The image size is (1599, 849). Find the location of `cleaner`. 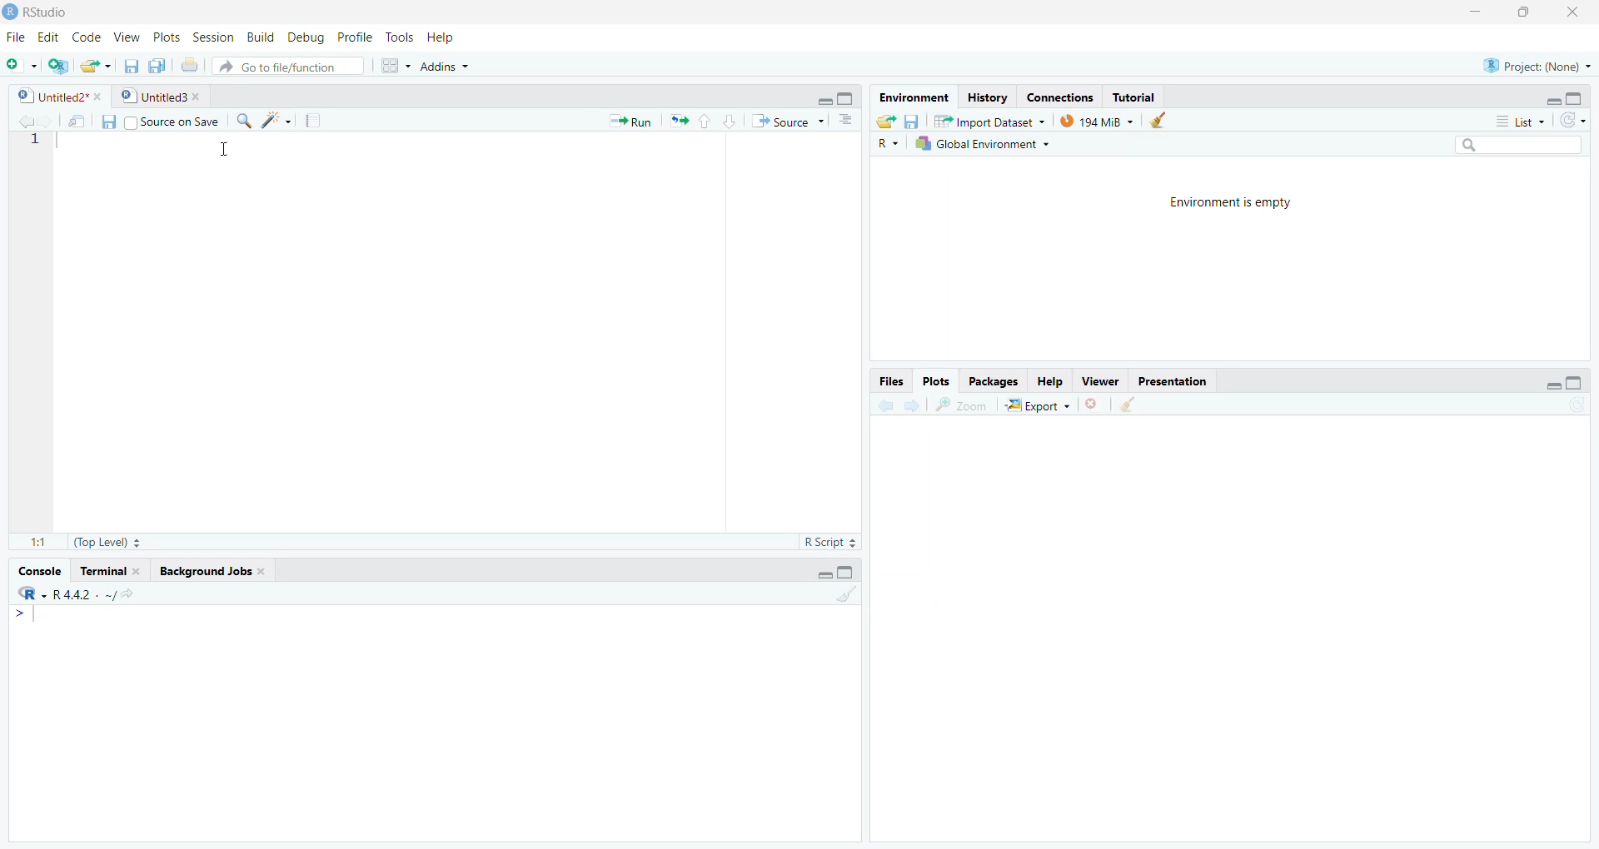

cleaner is located at coordinates (1128, 405).